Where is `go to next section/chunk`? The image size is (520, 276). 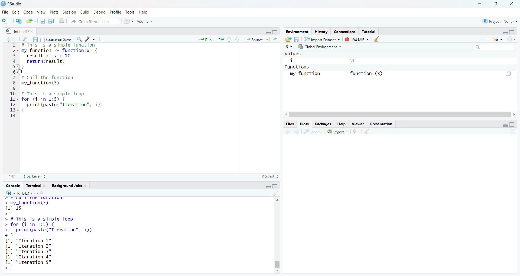 go to next section/chunk is located at coordinates (238, 39).